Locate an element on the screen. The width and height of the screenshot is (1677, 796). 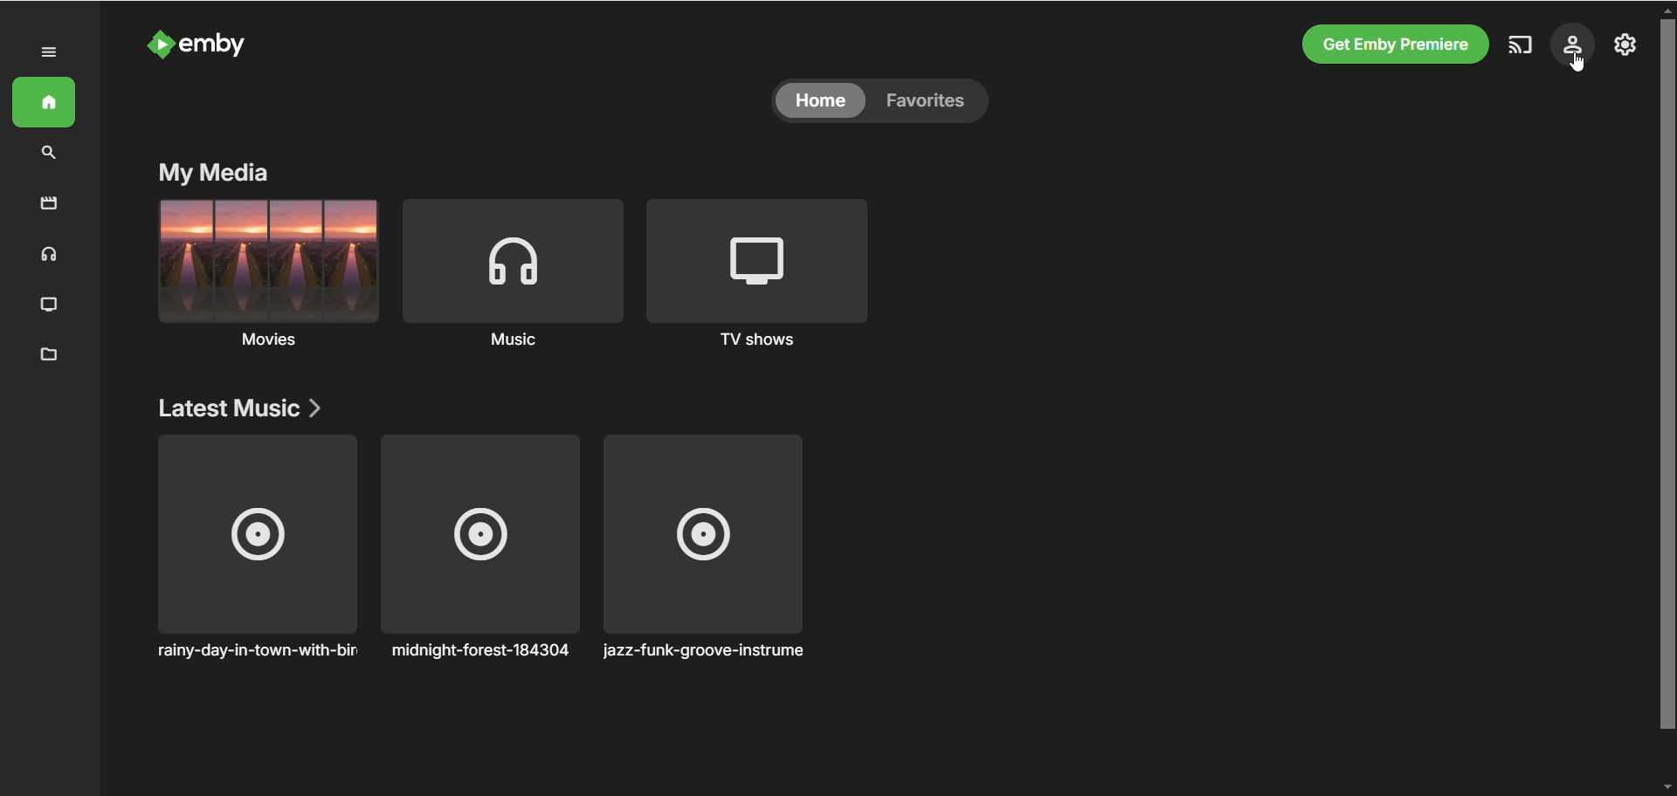
emby logo is located at coordinates (159, 47).